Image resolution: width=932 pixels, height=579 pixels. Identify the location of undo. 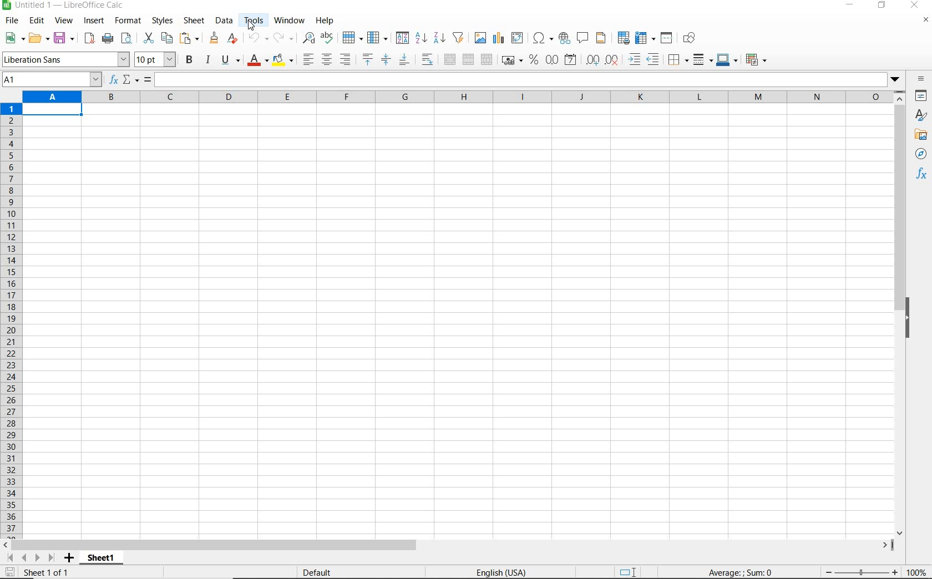
(257, 38).